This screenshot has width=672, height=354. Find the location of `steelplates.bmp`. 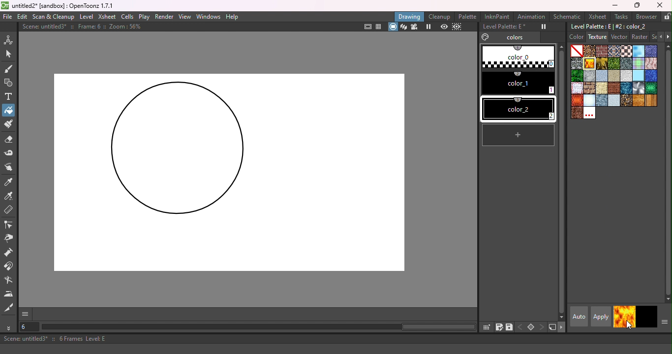

steelplates.bmp is located at coordinates (602, 101).